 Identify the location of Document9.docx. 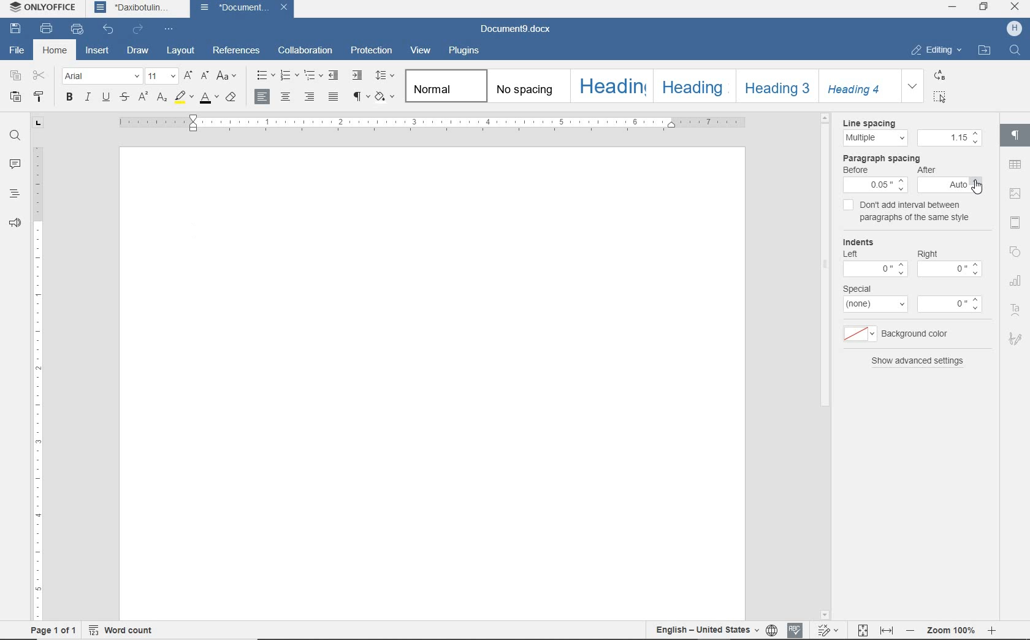
(515, 29).